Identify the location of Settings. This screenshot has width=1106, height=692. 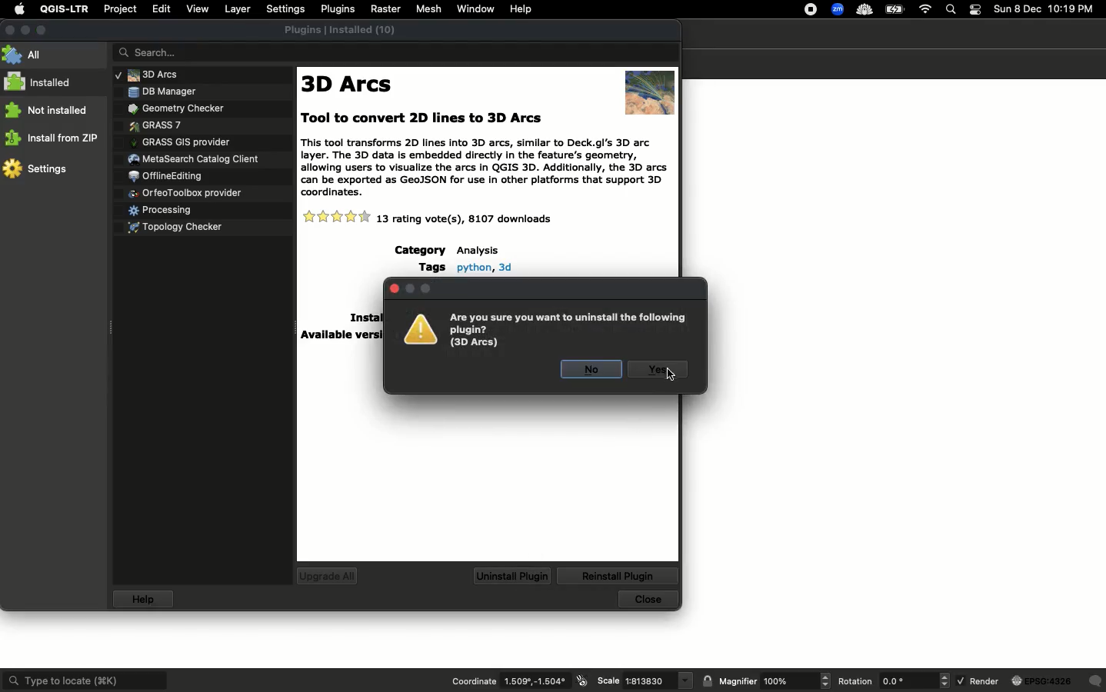
(286, 8).